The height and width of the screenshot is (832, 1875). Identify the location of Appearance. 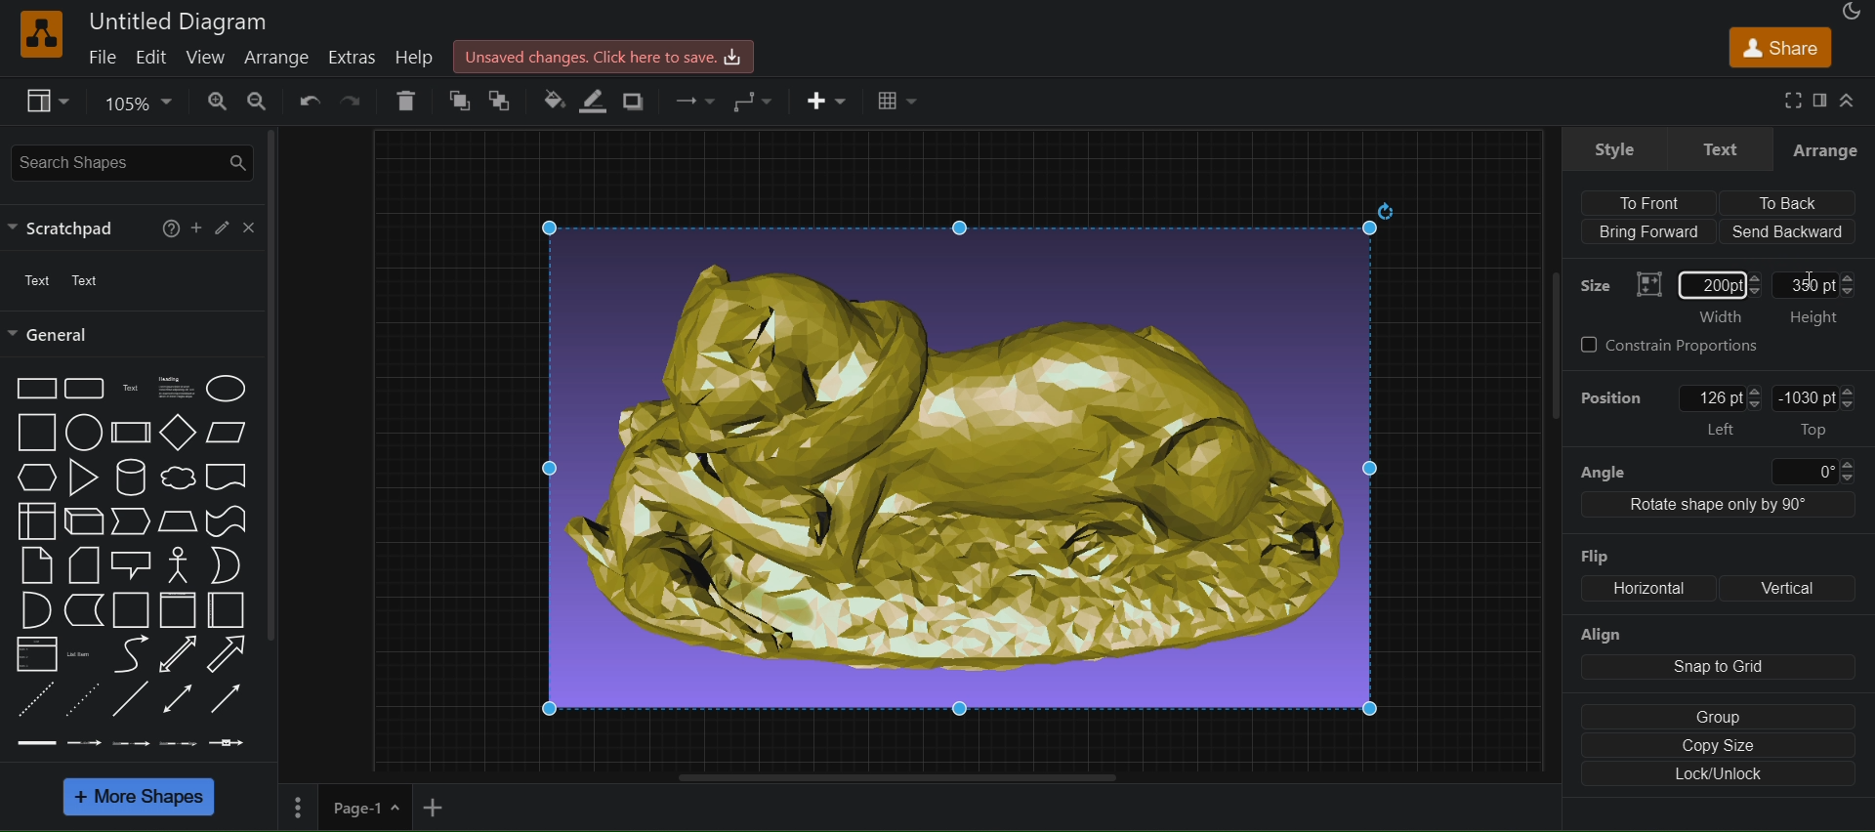
(1850, 11).